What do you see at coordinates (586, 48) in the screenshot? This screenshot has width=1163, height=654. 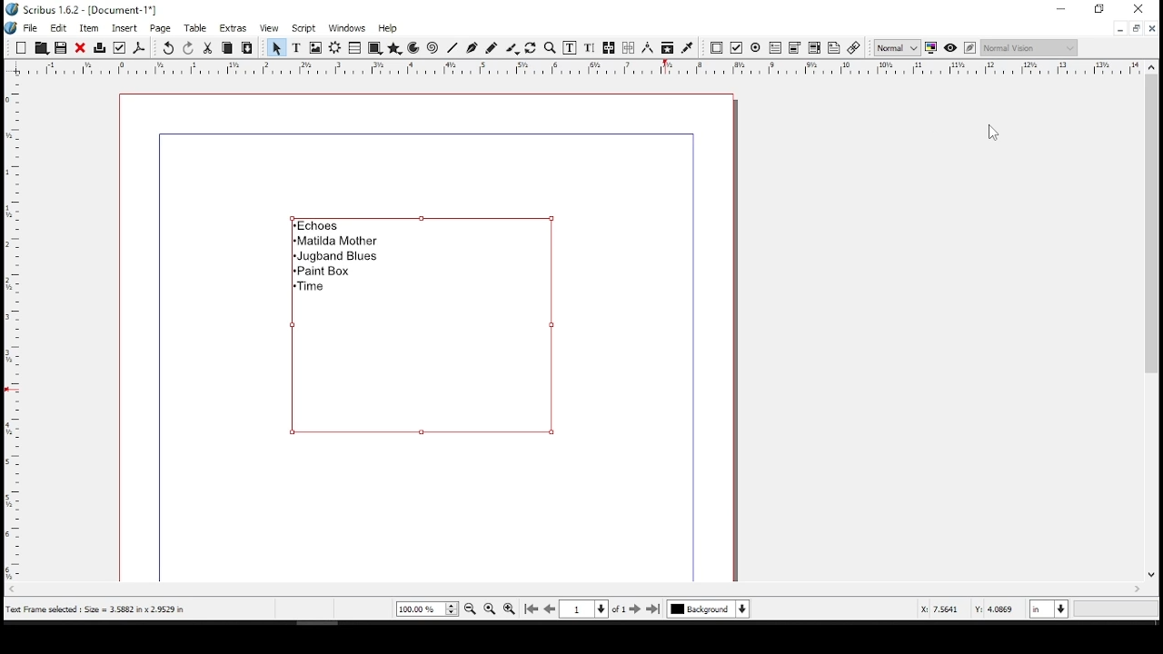 I see `edit text with story editor` at bounding box center [586, 48].